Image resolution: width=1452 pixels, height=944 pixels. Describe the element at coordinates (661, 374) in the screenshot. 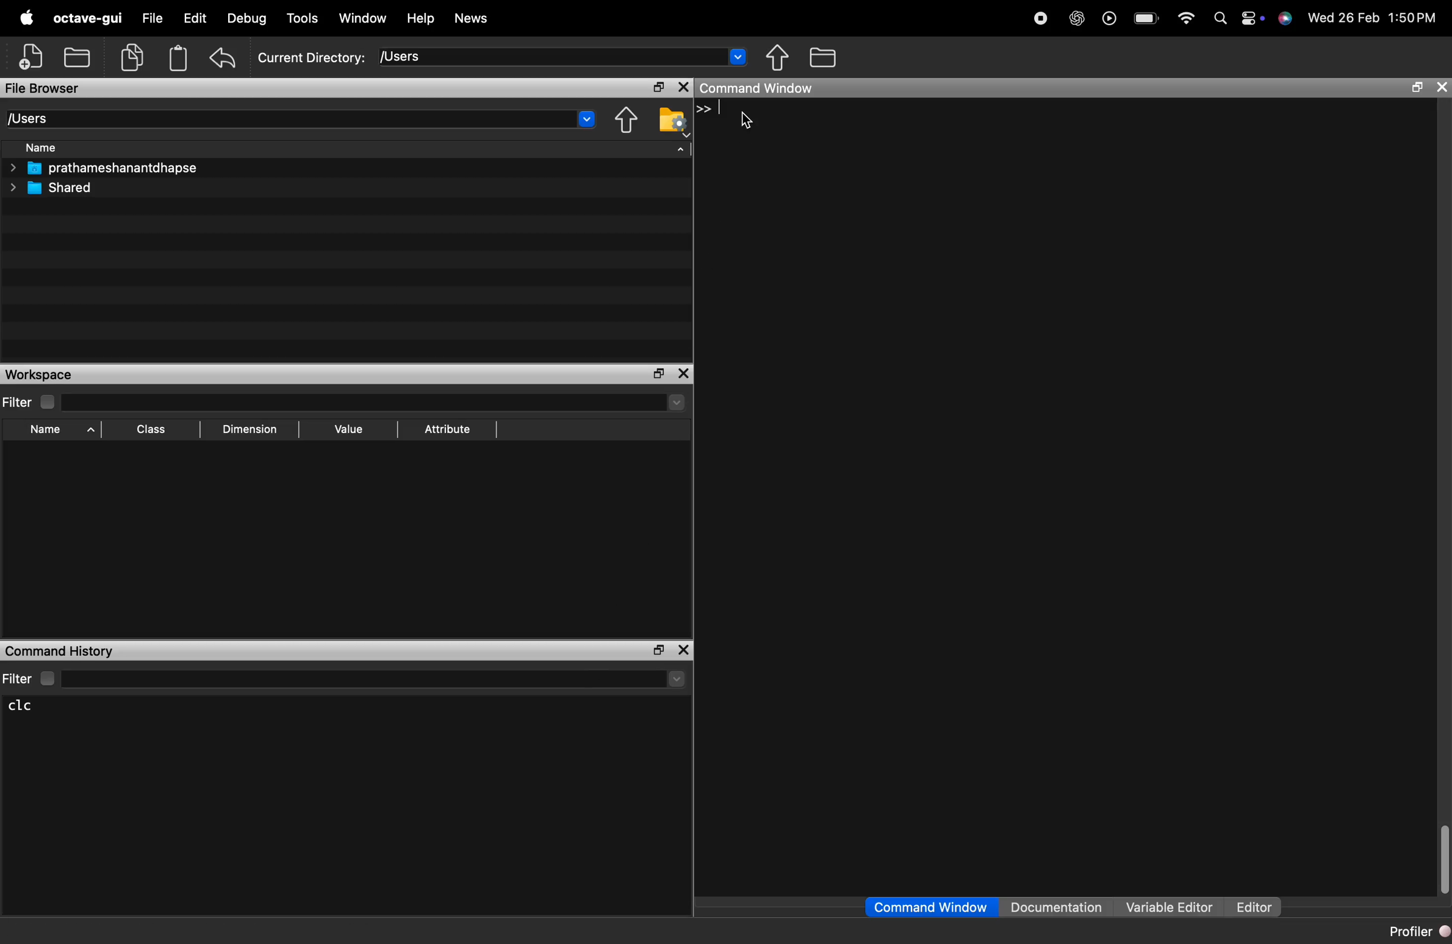

I see `Maximize` at that location.